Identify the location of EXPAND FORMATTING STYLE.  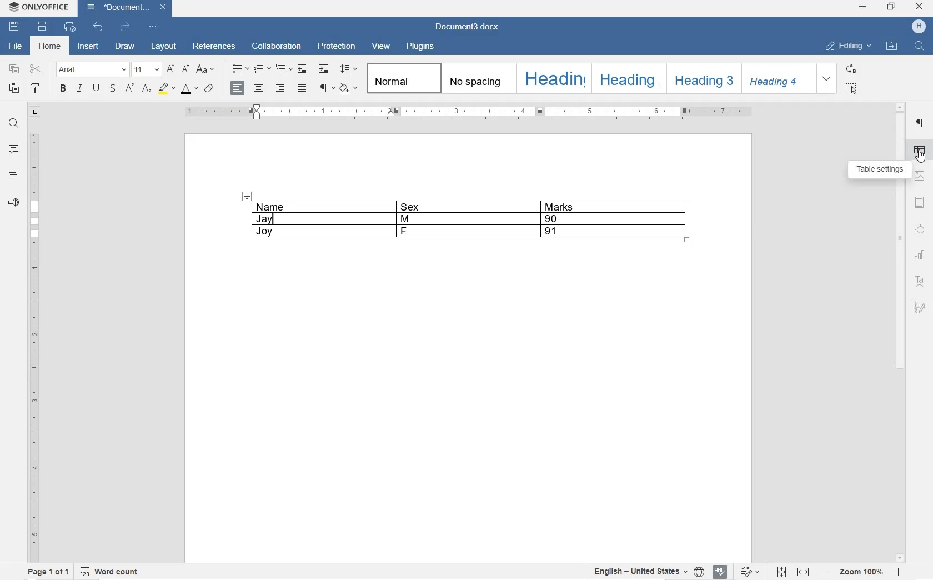
(827, 79).